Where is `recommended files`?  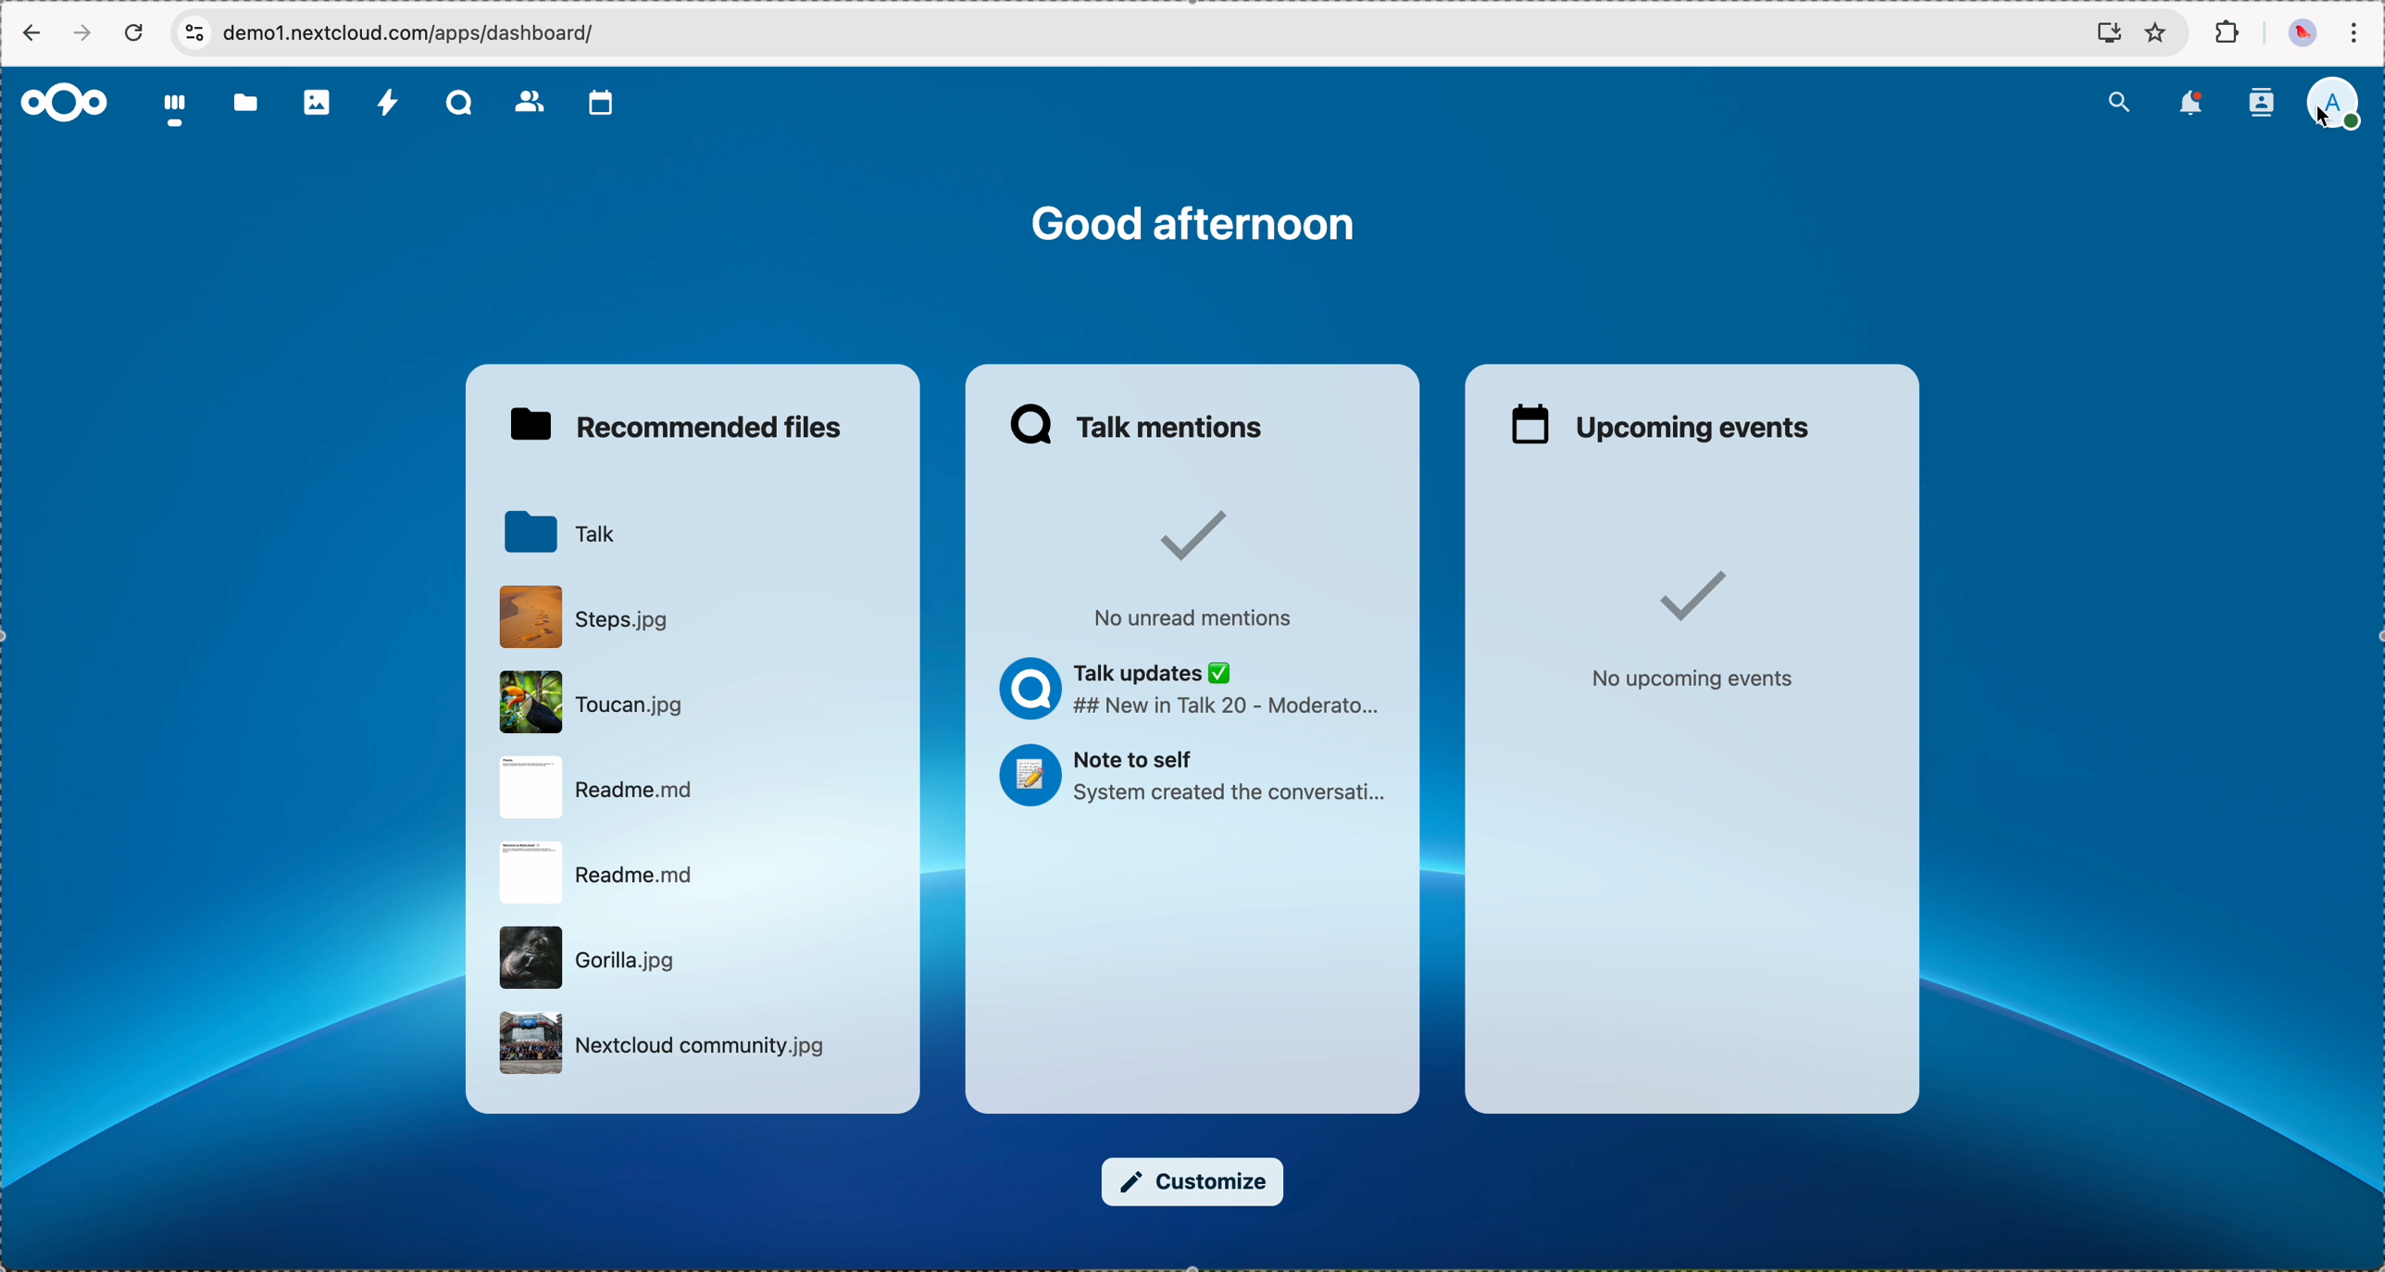 recommended files is located at coordinates (681, 426).